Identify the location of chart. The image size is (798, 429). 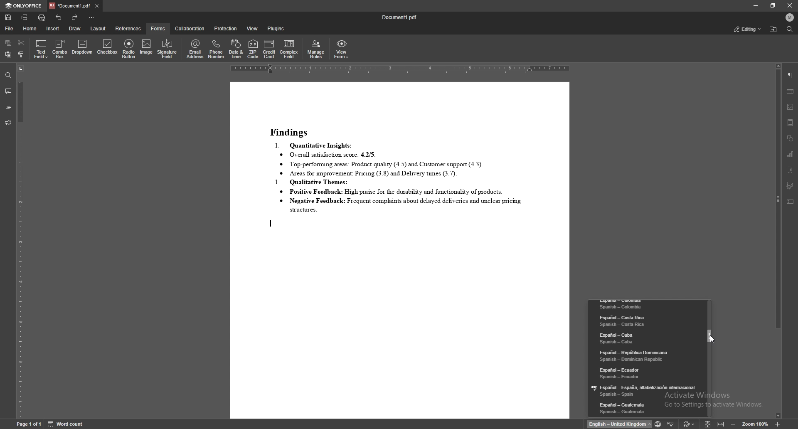
(791, 154).